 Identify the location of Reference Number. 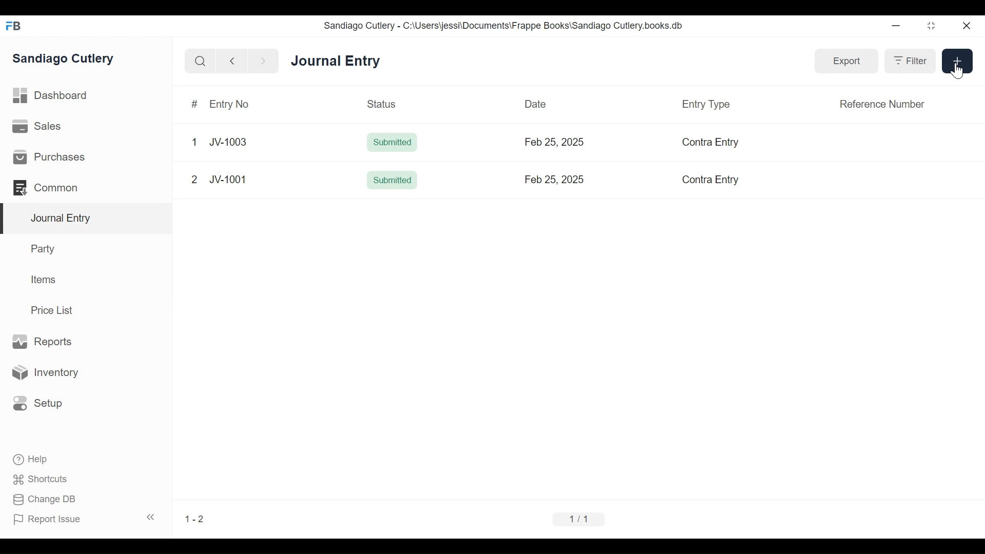
(882, 104).